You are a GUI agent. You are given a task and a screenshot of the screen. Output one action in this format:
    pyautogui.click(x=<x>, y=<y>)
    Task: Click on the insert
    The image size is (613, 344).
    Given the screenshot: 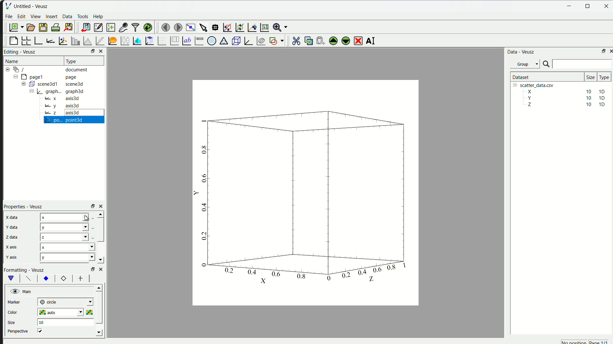 What is the action you would take?
    pyautogui.click(x=51, y=17)
    